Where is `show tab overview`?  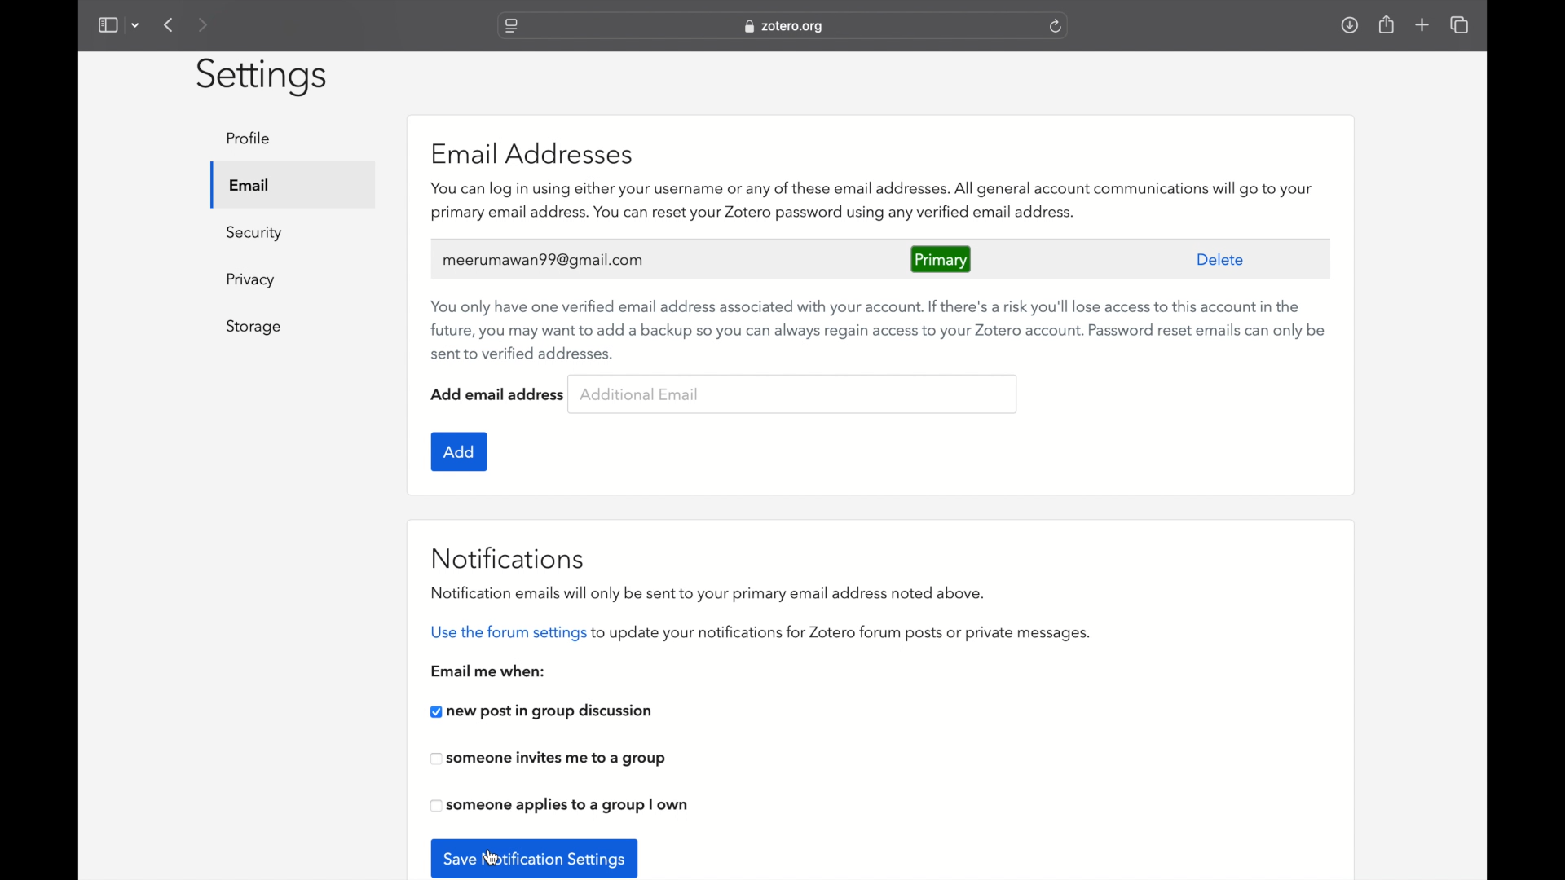
show tab overview is located at coordinates (1461, 24).